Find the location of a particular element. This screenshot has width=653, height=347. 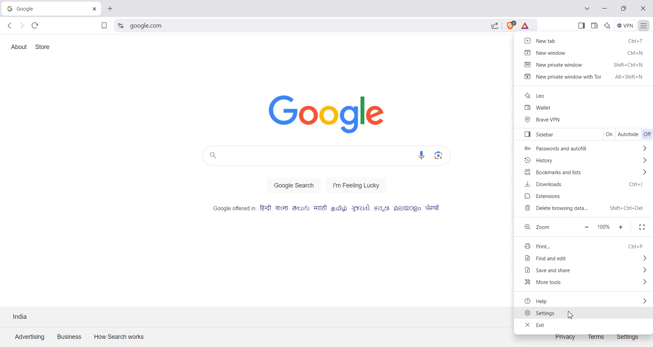

Cursor is located at coordinates (570, 315).